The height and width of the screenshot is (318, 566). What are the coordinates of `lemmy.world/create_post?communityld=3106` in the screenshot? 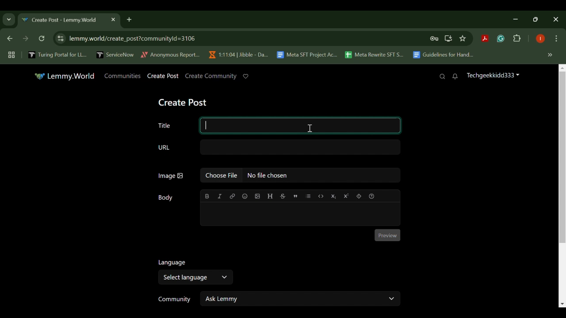 It's located at (130, 38).